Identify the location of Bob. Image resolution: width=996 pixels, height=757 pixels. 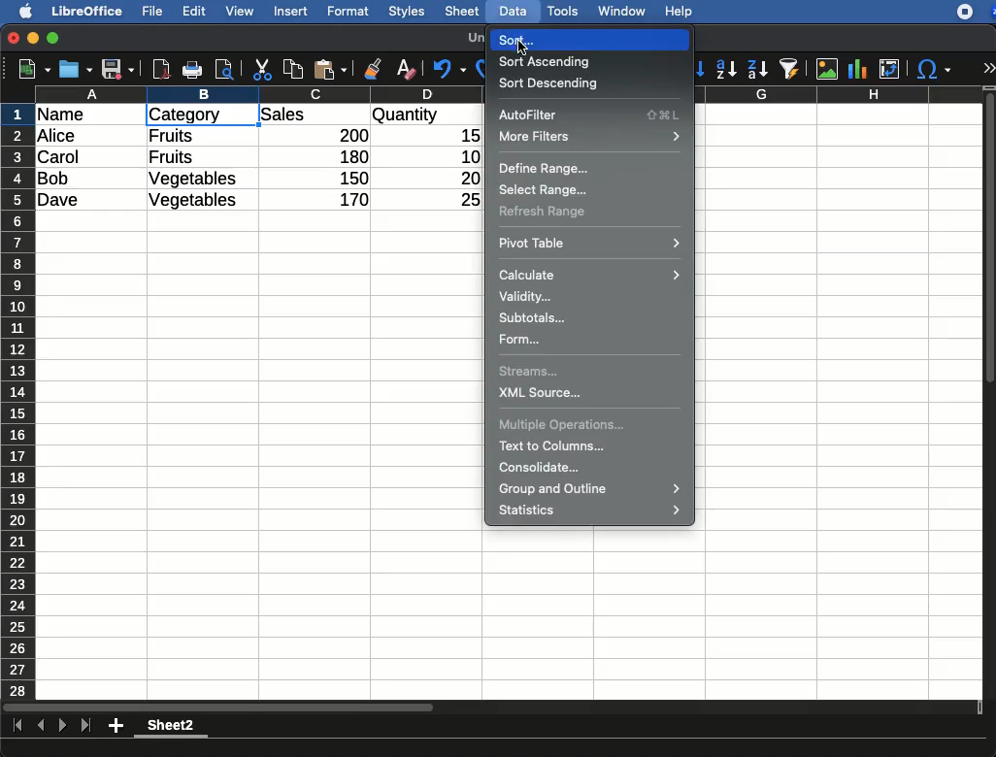
(54, 180).